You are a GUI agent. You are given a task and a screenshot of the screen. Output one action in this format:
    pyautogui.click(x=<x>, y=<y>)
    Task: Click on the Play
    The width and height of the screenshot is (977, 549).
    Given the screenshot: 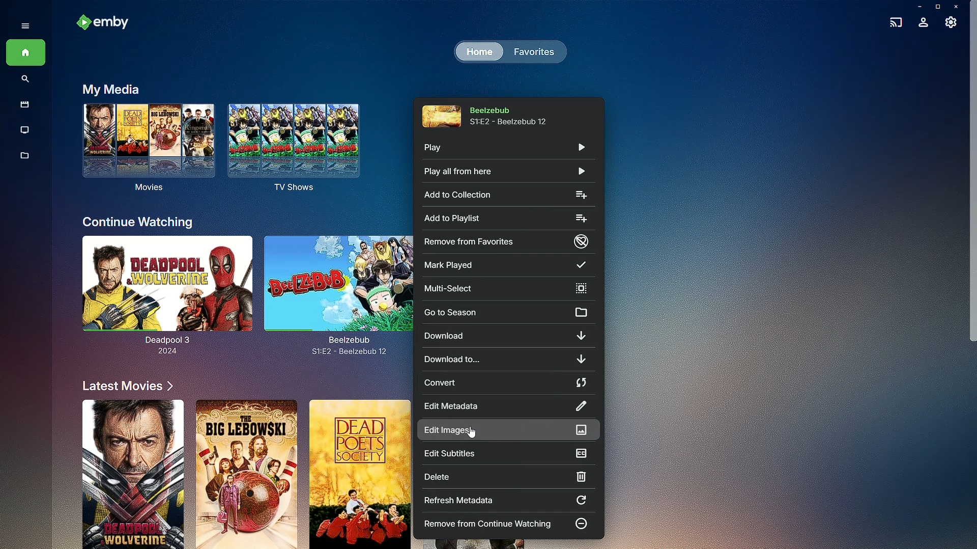 What is the action you would take?
    pyautogui.click(x=504, y=150)
    